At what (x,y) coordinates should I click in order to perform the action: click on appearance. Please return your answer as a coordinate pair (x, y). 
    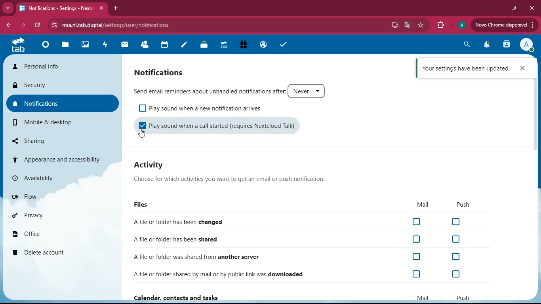
    Looking at the image, I should click on (56, 157).